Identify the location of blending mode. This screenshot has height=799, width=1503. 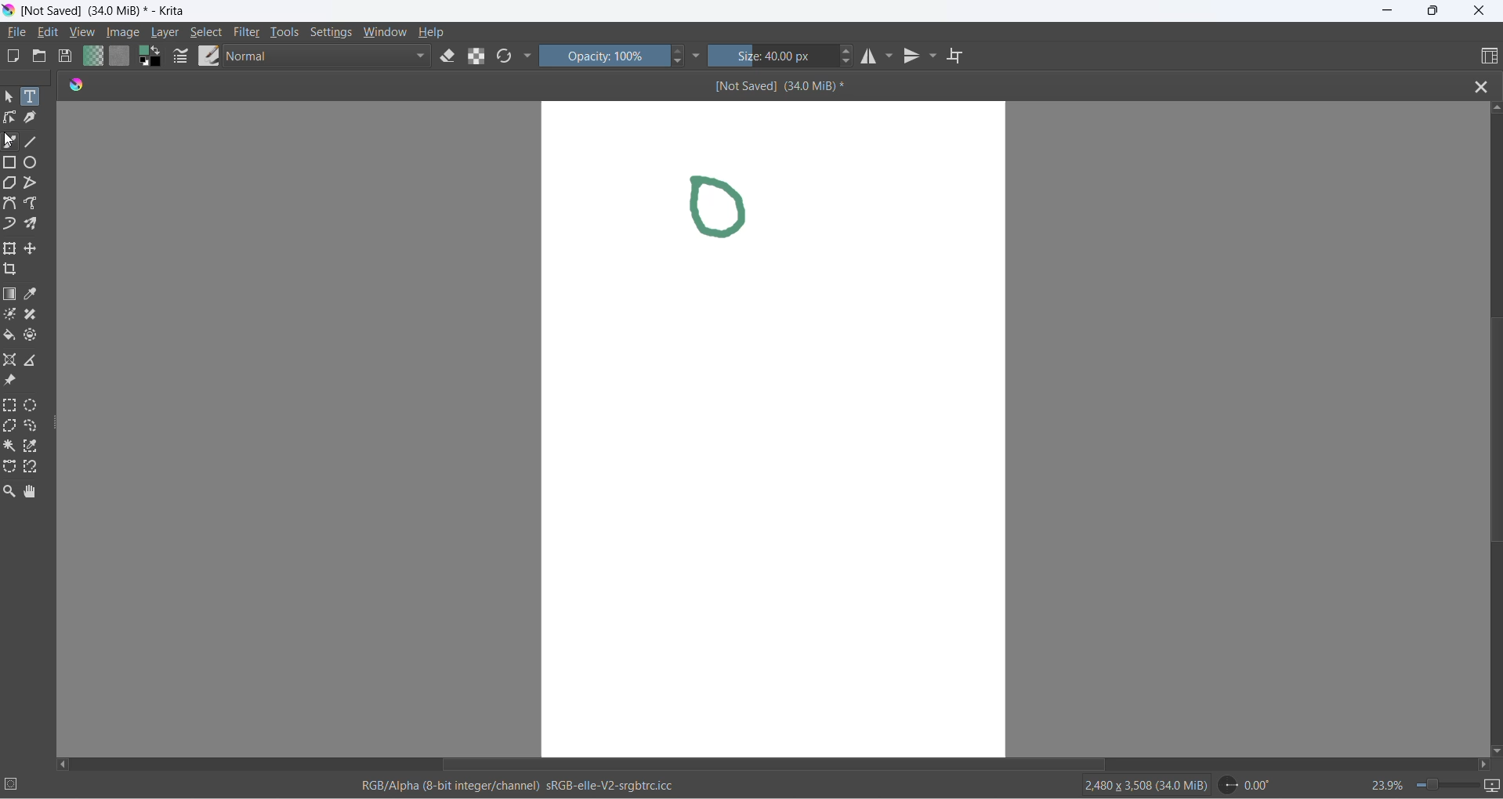
(331, 57).